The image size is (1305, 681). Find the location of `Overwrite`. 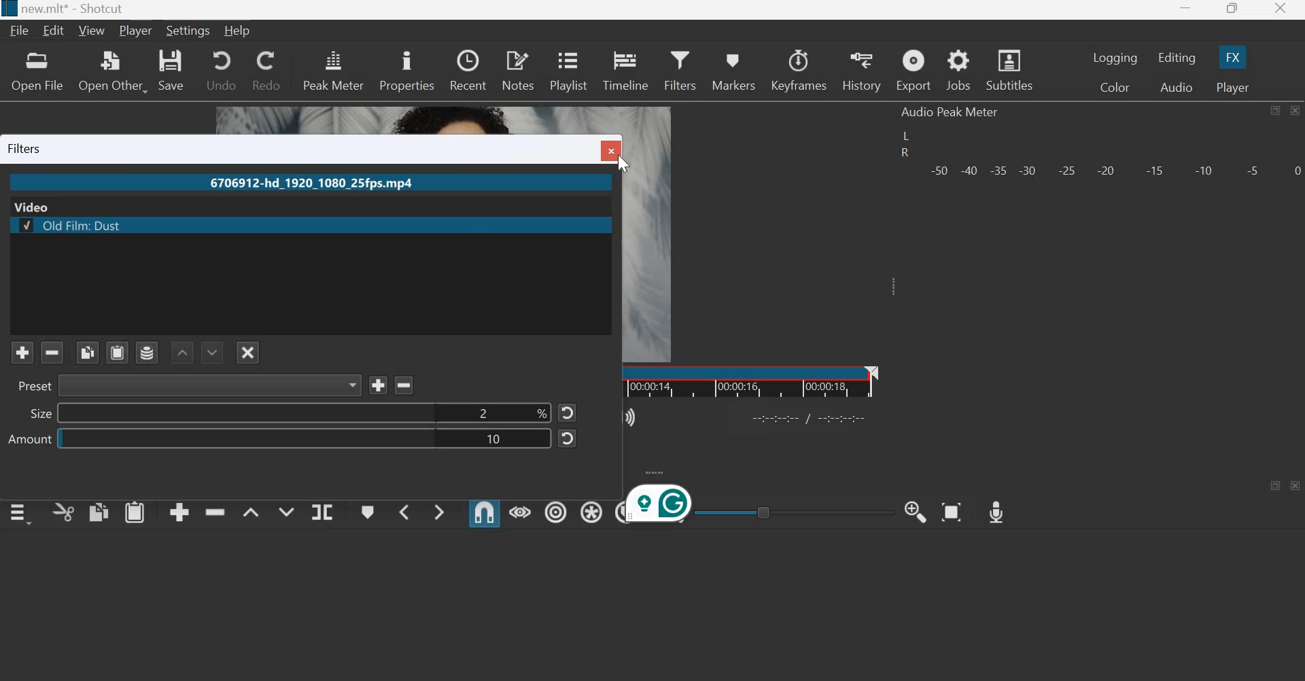

Overwrite is located at coordinates (284, 510).